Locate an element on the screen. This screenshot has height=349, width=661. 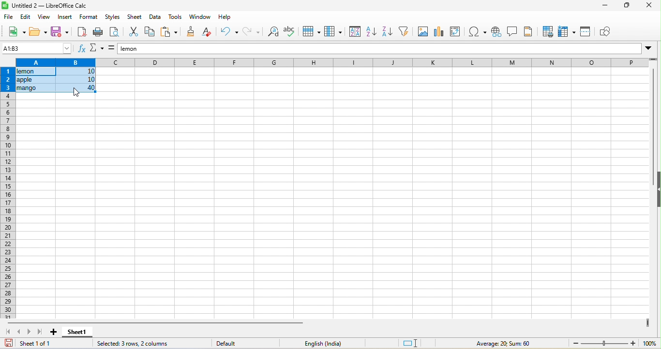
export directly as pdf is located at coordinates (82, 32).